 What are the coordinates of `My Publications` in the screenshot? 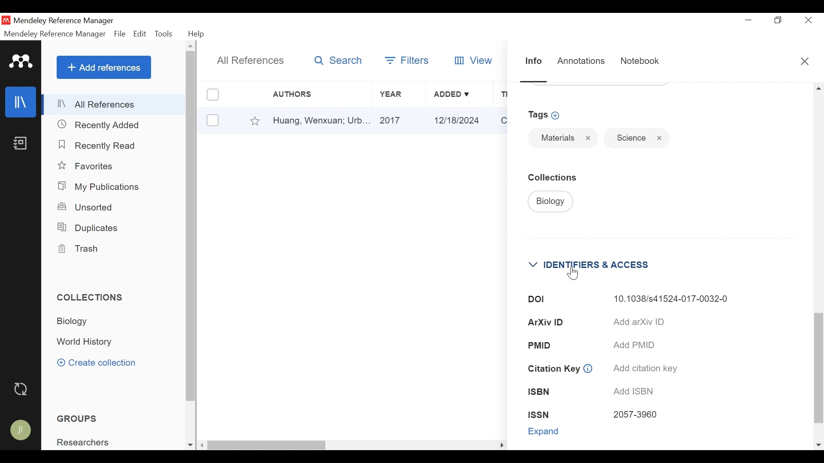 It's located at (105, 186).